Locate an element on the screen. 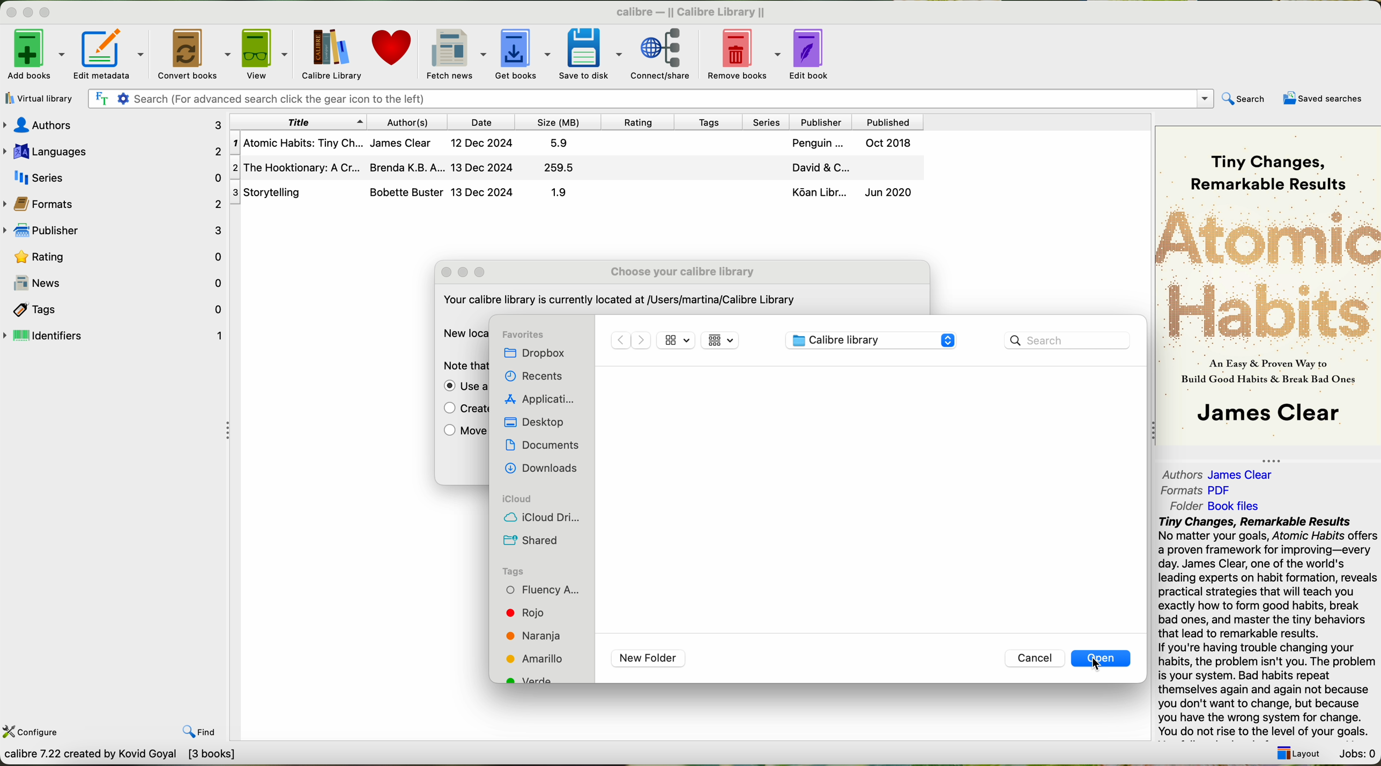  layout is located at coordinates (1302, 755).